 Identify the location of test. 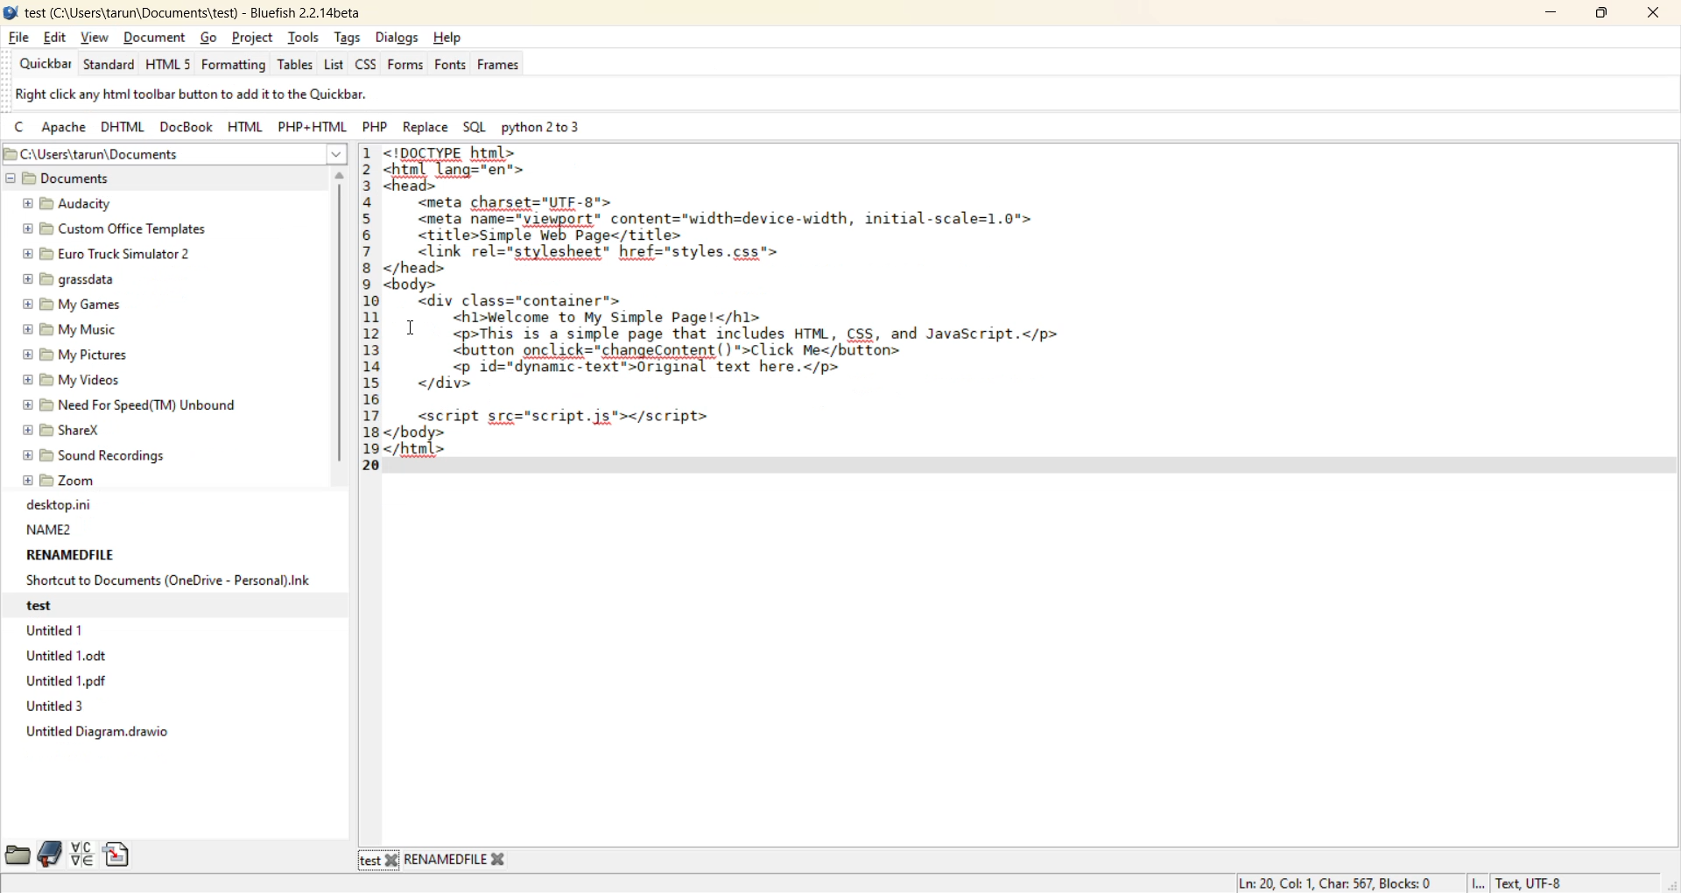
(52, 605).